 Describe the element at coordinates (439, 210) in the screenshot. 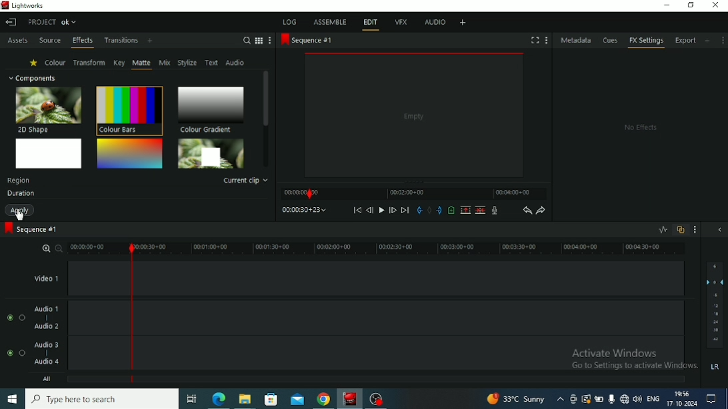

I see `Add an out mark at current position` at that location.